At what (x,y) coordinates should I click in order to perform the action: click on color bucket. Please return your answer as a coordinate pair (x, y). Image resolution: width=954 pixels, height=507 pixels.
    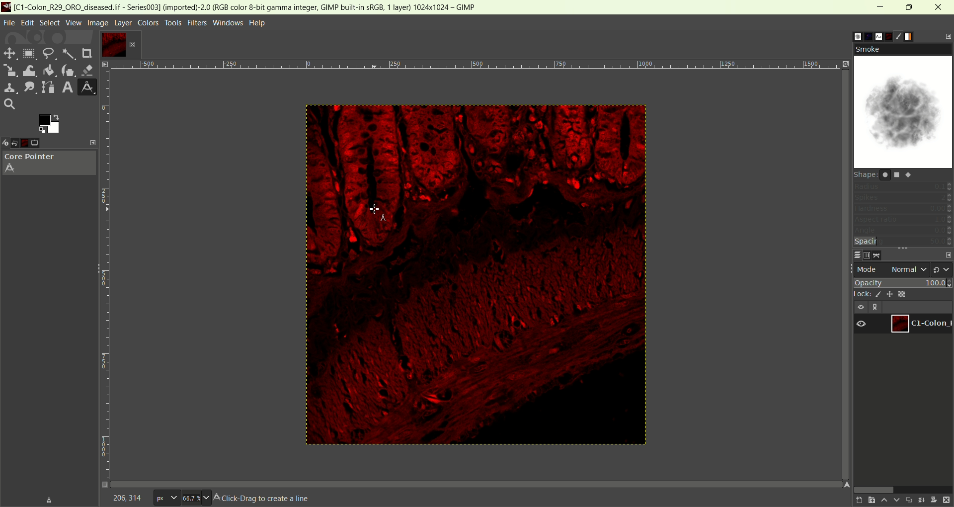
    Looking at the image, I should click on (48, 70).